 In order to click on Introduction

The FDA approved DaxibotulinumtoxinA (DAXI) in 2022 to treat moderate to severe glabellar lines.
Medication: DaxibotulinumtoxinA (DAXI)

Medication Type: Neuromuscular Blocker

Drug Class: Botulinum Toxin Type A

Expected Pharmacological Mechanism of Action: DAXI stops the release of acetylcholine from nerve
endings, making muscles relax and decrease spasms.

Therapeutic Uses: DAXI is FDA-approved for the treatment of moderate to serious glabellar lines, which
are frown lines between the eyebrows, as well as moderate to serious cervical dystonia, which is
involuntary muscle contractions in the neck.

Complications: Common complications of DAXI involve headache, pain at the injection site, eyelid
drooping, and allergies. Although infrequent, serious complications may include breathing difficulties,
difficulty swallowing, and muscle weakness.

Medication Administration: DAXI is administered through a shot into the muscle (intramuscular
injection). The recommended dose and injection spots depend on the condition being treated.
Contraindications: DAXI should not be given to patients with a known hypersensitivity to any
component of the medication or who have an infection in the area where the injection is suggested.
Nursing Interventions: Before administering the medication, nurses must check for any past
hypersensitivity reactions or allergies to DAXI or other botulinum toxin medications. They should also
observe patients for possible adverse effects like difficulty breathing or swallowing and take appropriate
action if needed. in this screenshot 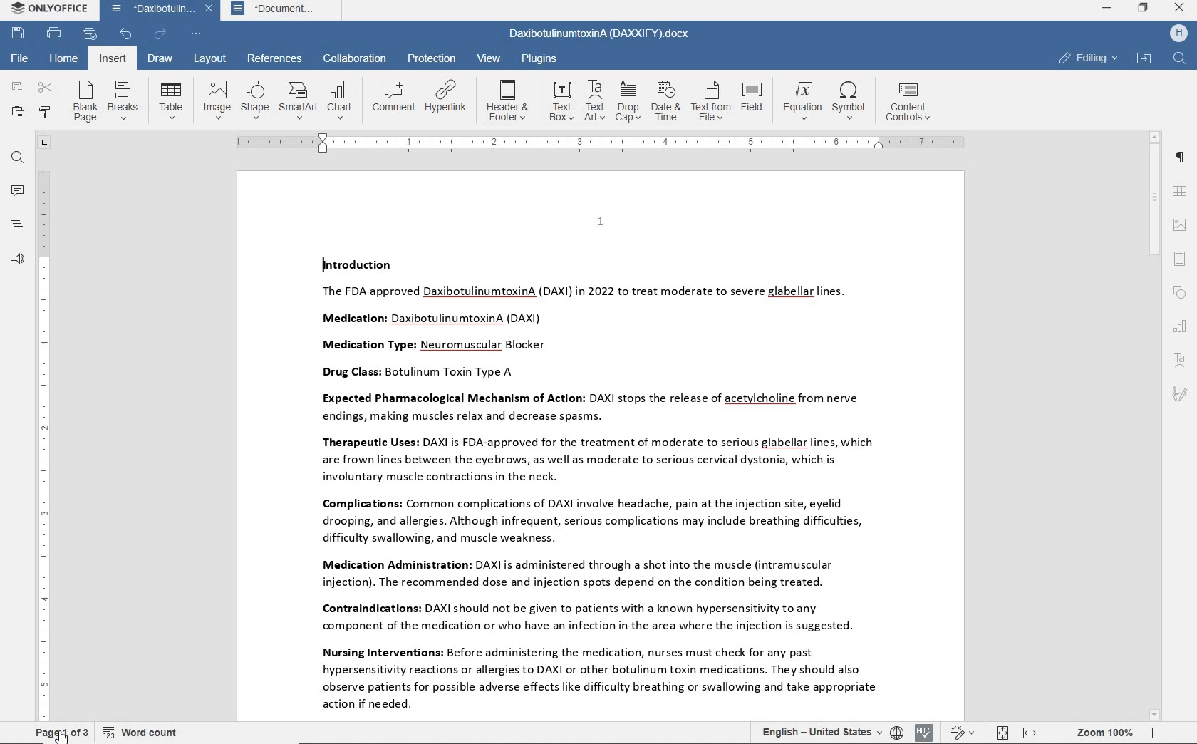, I will do `click(591, 485)`.